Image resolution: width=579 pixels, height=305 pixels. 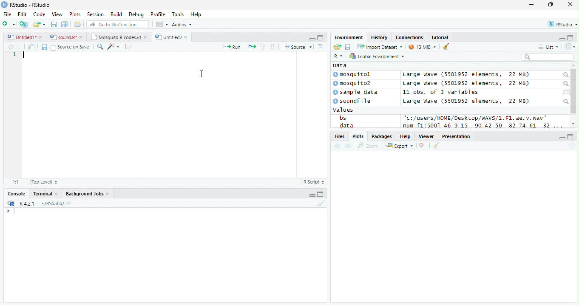 What do you see at coordinates (15, 193) in the screenshot?
I see `Console` at bounding box center [15, 193].